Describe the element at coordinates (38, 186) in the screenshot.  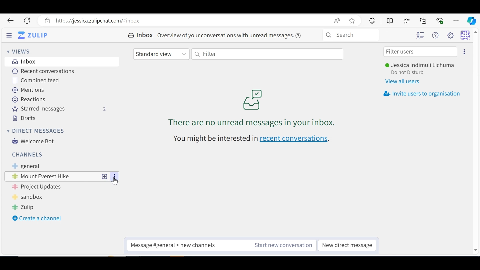
I see `Project Updates` at that location.